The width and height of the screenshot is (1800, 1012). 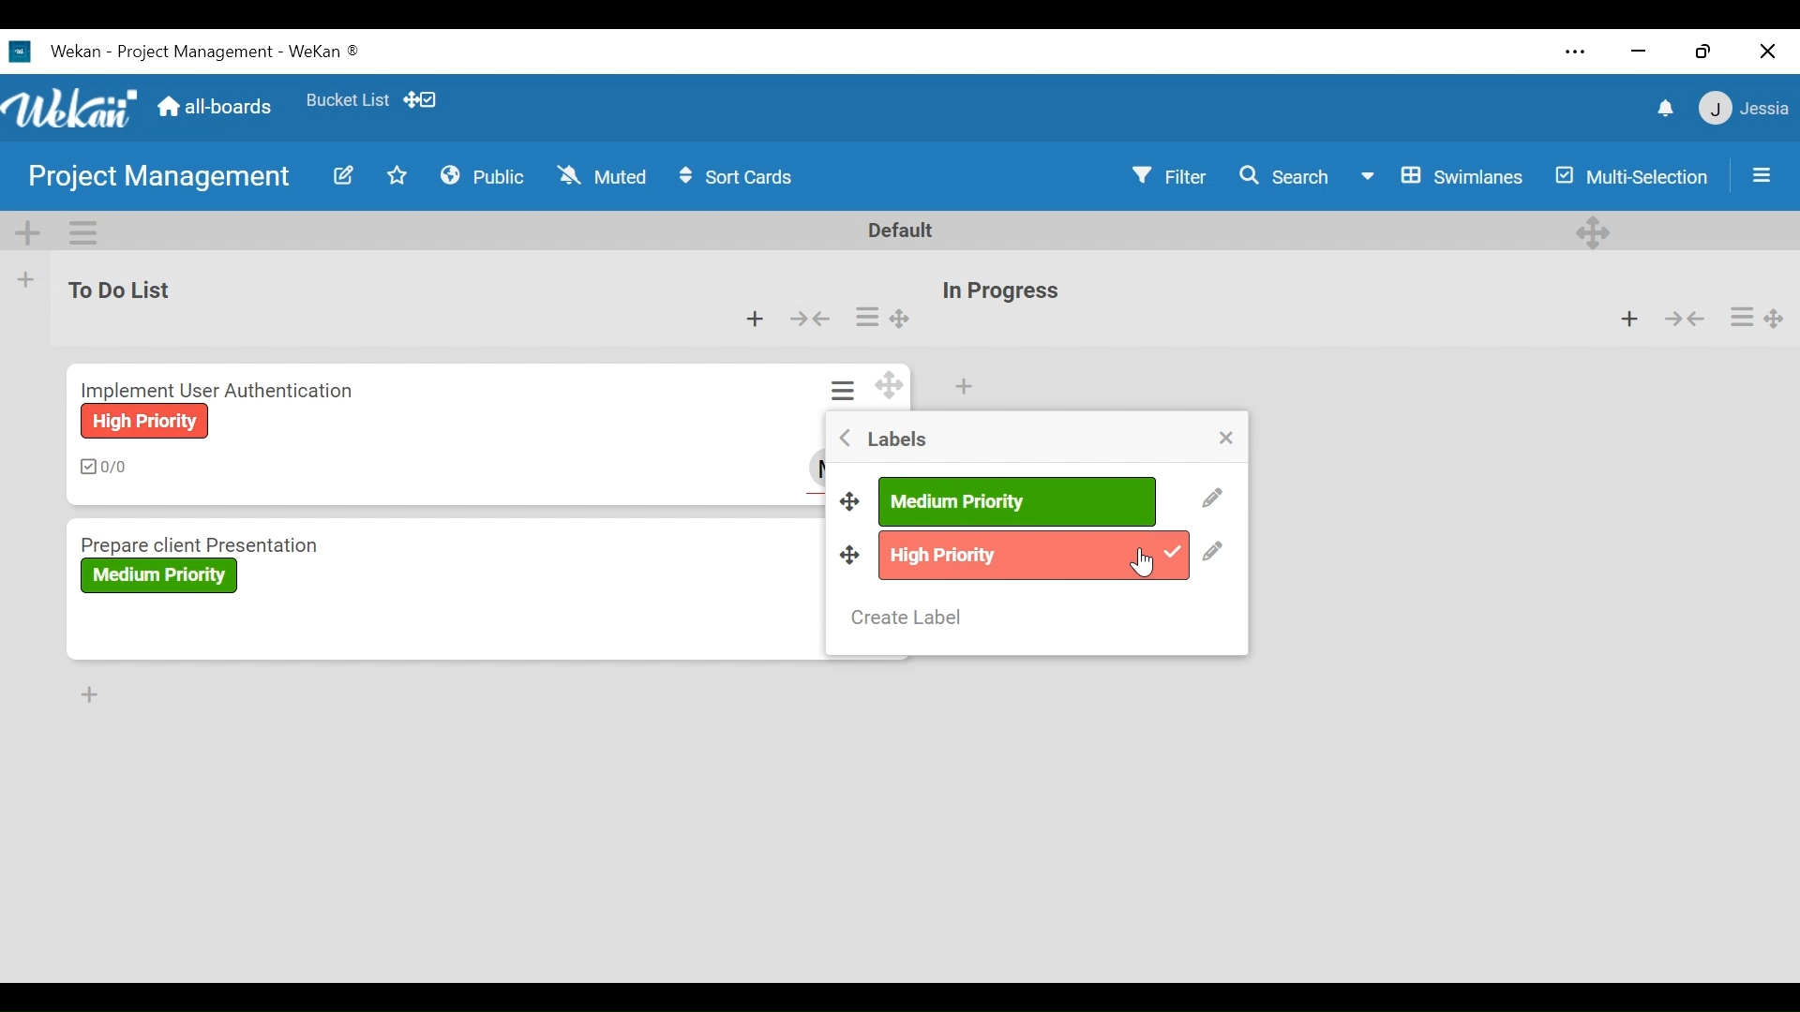 I want to click on Home (all-boards), so click(x=213, y=106).